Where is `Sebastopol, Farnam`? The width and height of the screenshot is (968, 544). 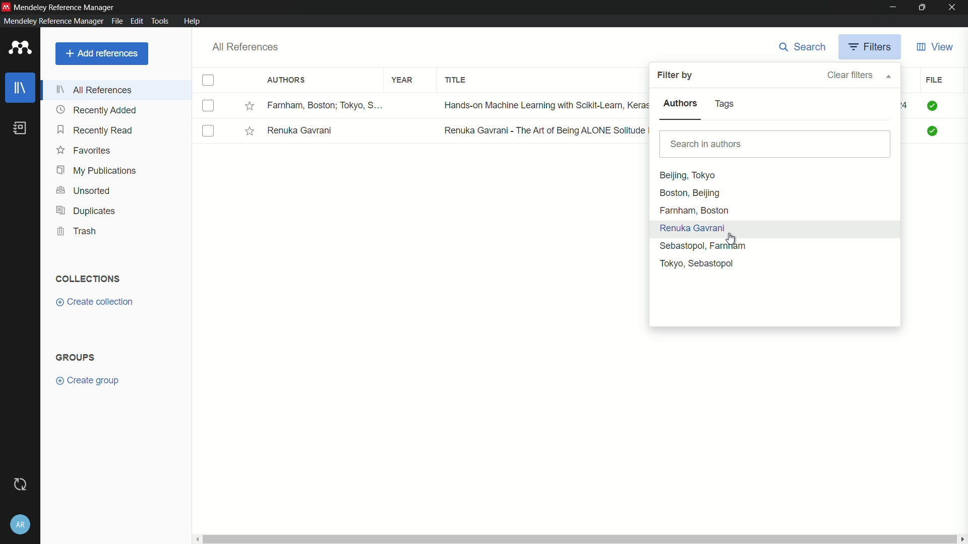 Sebastopol, Farnam is located at coordinates (703, 247).